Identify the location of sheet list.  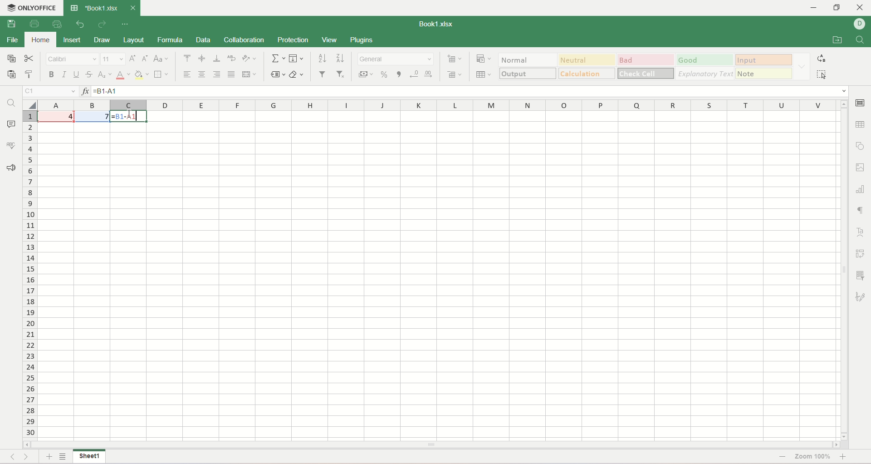
(63, 457).